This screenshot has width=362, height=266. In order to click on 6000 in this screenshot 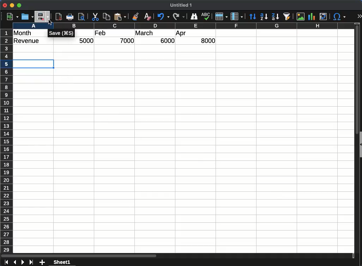, I will do `click(165, 41)`.